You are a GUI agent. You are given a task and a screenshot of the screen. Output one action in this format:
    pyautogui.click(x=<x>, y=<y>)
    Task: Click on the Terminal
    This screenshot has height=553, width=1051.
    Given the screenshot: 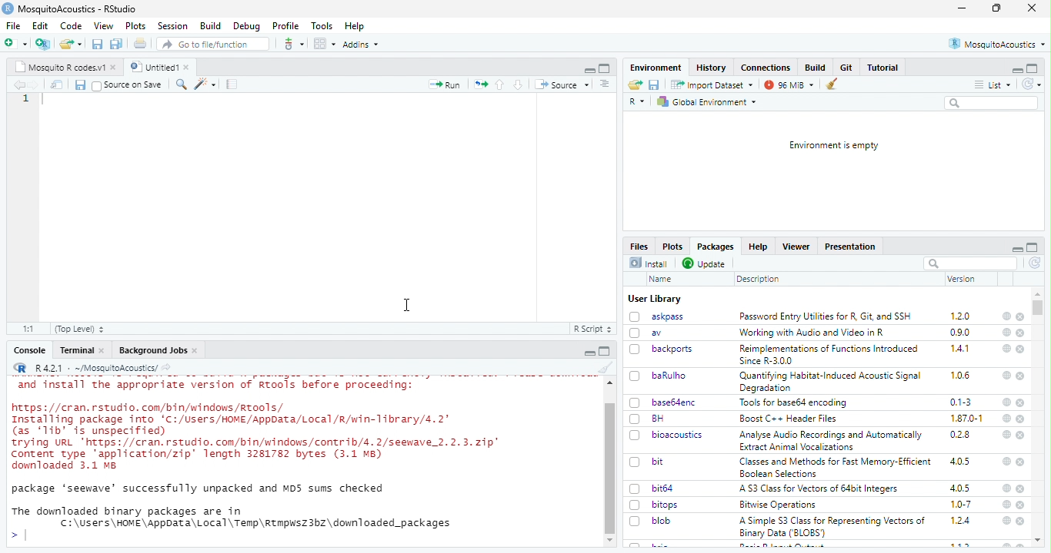 What is the action you would take?
    pyautogui.click(x=77, y=350)
    